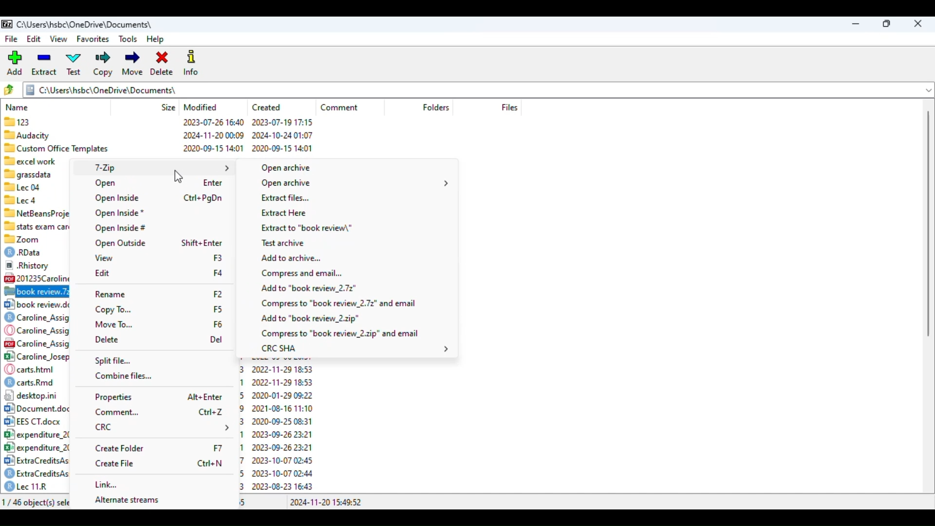 The image size is (935, 526). Describe the element at coordinates (218, 257) in the screenshot. I see `shortcut for edit` at that location.